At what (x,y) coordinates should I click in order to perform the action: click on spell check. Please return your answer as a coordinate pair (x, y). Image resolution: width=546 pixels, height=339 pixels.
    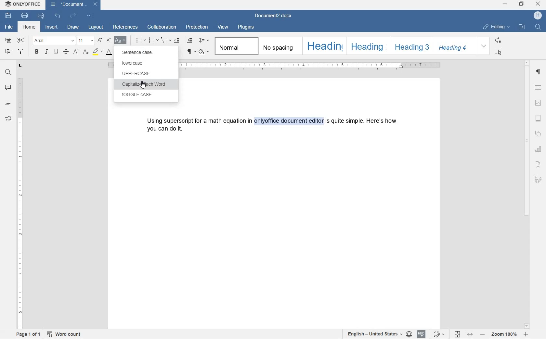
    Looking at the image, I should click on (421, 334).